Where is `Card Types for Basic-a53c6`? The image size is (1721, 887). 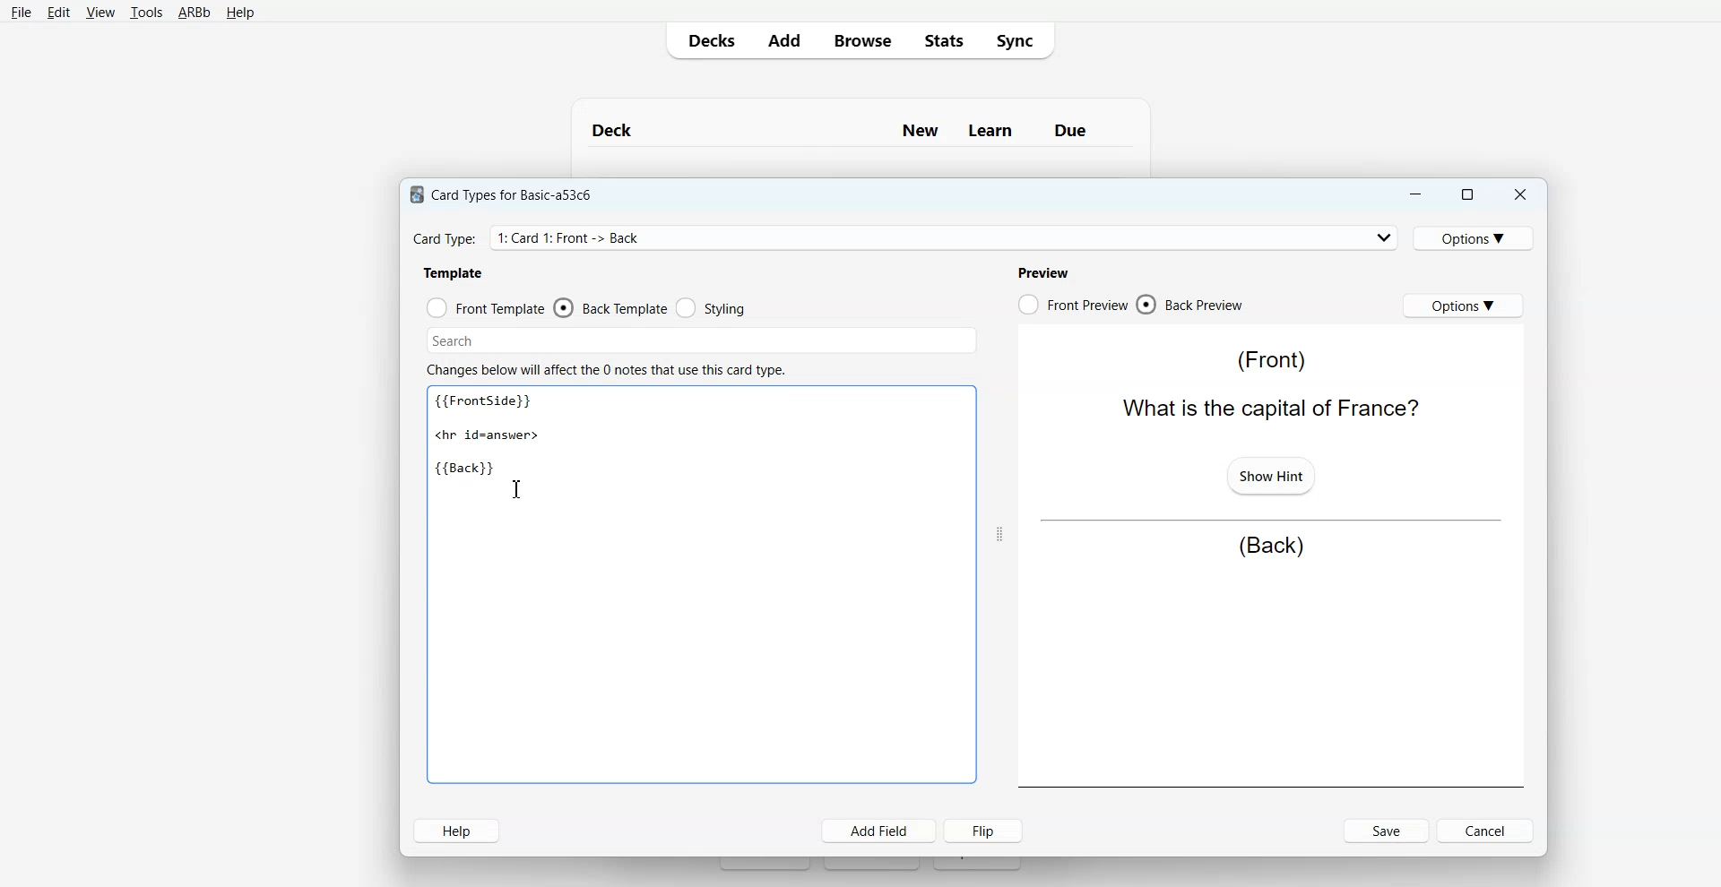
Card Types for Basic-a53c6 is located at coordinates (502, 194).